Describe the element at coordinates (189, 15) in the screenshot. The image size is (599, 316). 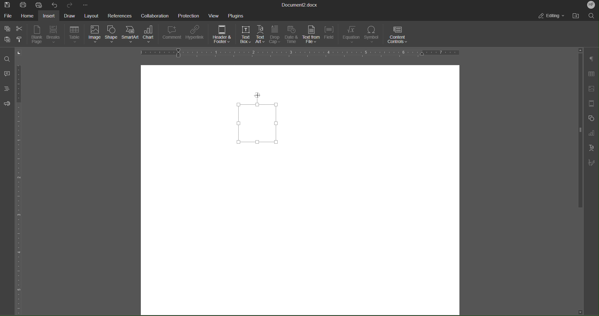
I see `Protection` at that location.